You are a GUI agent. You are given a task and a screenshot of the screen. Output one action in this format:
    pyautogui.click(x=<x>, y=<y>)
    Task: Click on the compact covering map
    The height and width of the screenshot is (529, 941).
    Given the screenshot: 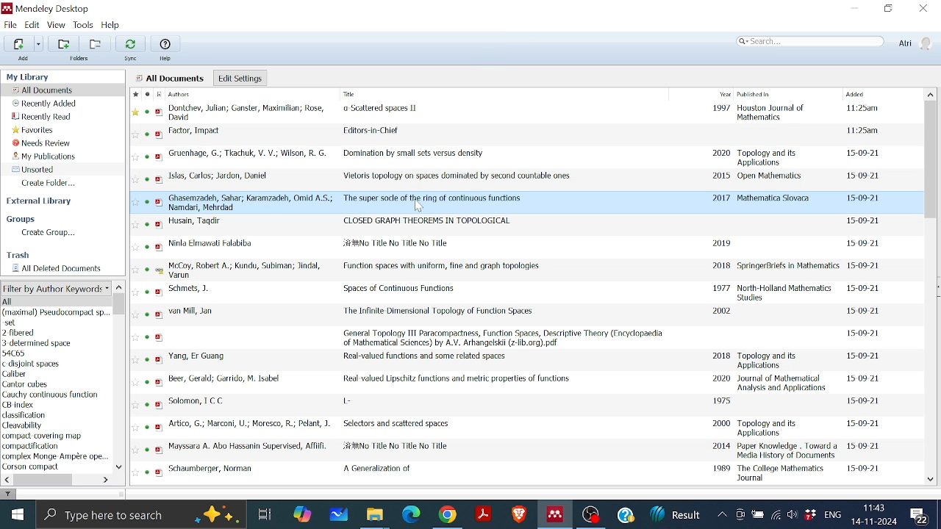 What is the action you would take?
    pyautogui.click(x=51, y=437)
    